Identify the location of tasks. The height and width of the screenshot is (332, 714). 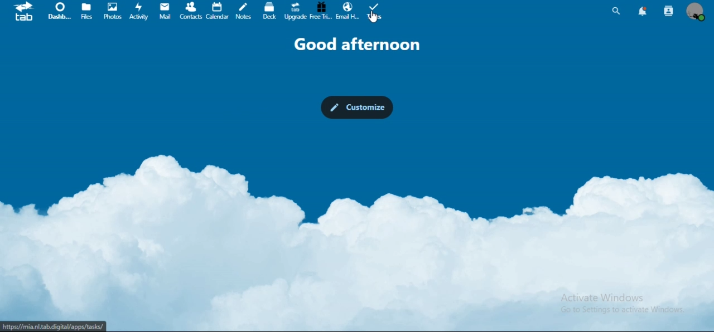
(375, 13).